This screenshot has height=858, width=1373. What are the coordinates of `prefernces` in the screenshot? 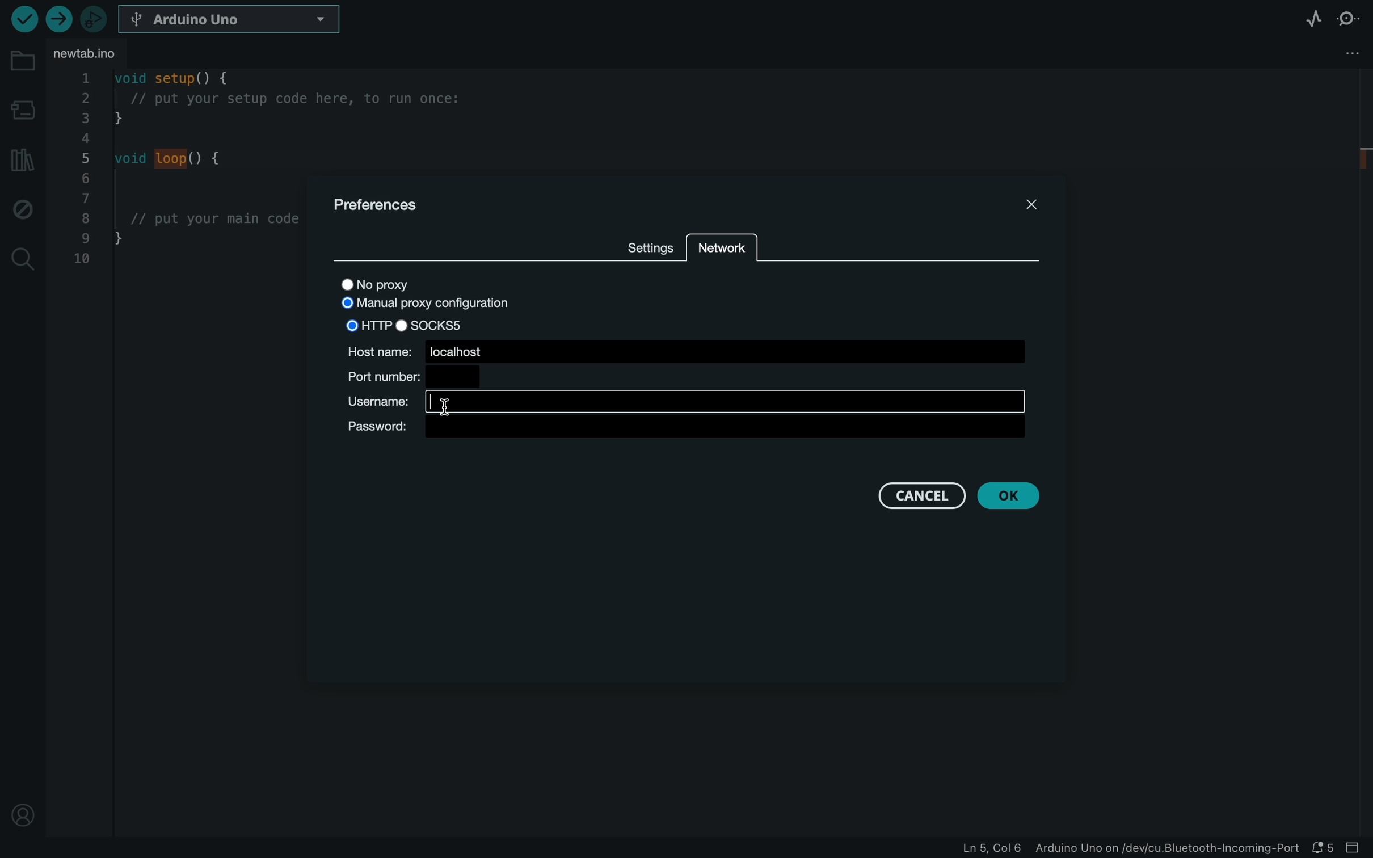 It's located at (379, 206).